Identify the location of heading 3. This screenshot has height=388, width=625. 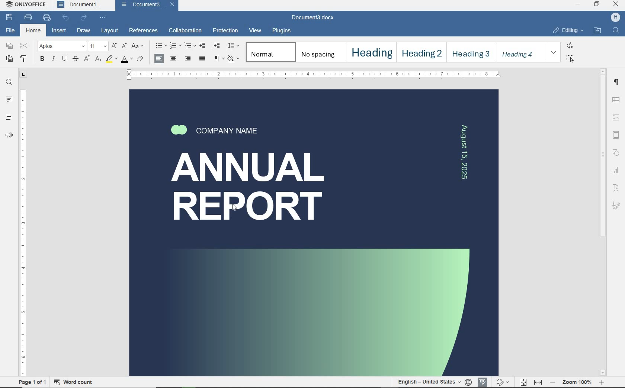
(471, 52).